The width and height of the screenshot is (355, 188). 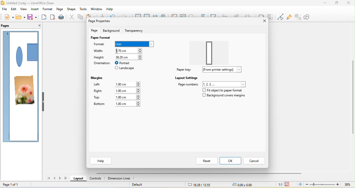 What do you see at coordinates (281, 16) in the screenshot?
I see `toggle point edit mode` at bounding box center [281, 16].